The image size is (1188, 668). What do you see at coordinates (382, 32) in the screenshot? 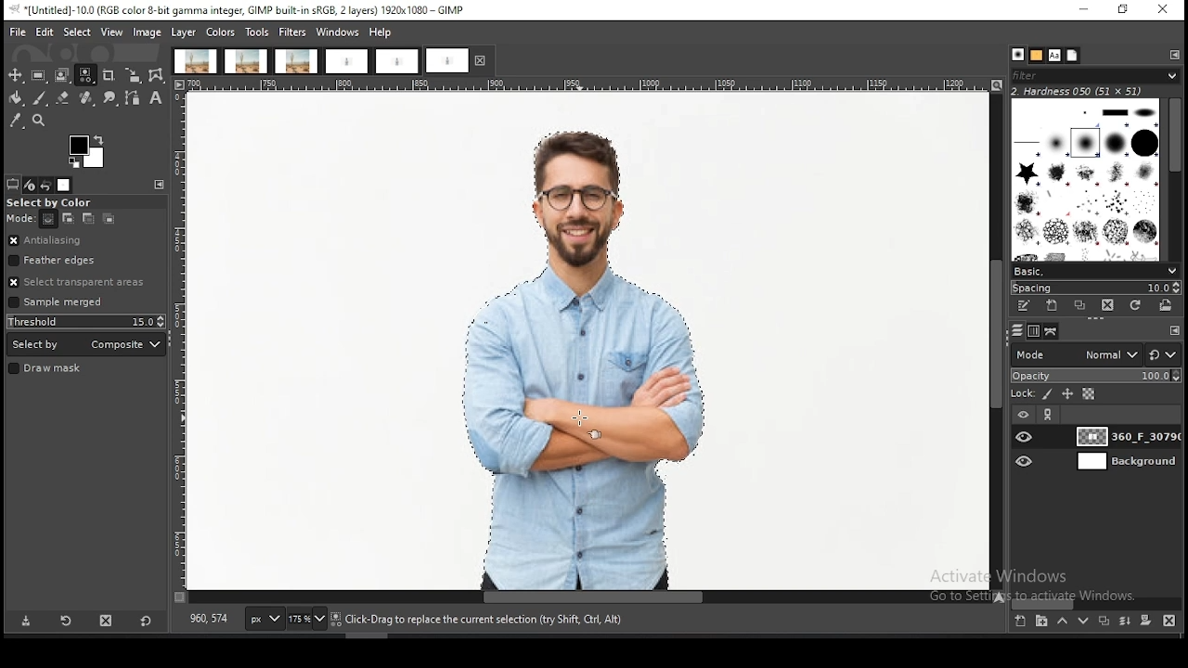
I see `help` at bounding box center [382, 32].